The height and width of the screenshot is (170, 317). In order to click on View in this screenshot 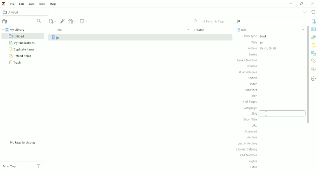, I will do `click(31, 4)`.